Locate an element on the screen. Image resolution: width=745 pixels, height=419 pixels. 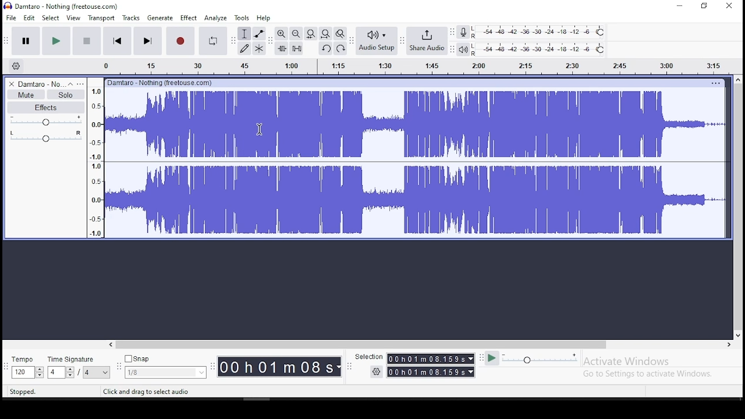
Horizontal scrollbar is located at coordinates (412, 345).